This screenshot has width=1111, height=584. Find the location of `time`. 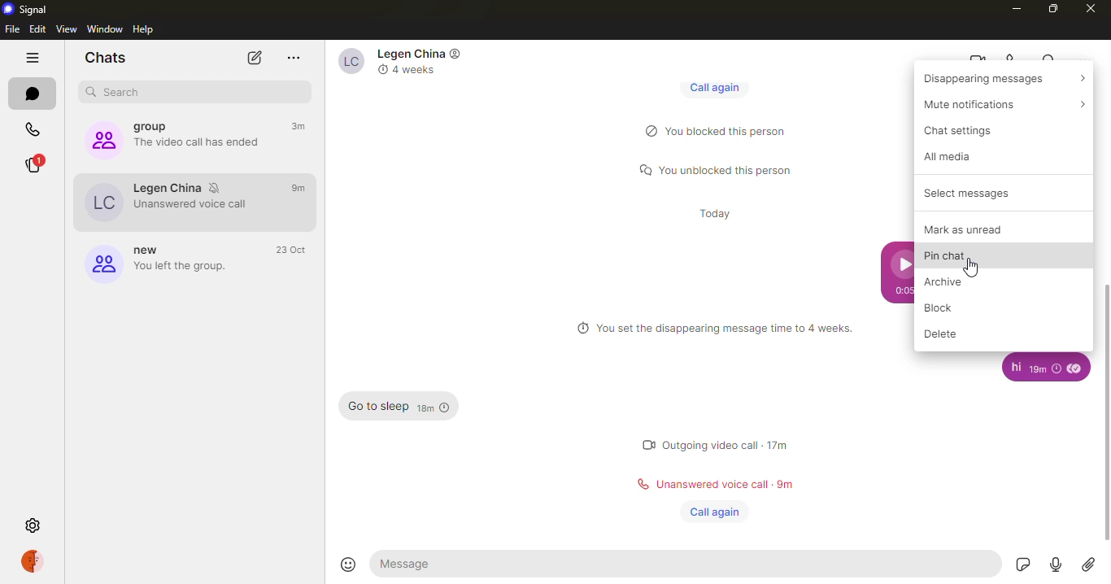

time is located at coordinates (781, 445).